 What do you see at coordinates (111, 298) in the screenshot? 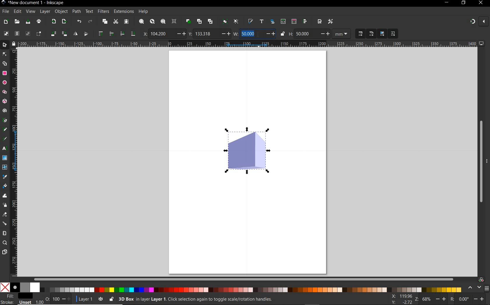
I see `lock/unlock` at bounding box center [111, 298].